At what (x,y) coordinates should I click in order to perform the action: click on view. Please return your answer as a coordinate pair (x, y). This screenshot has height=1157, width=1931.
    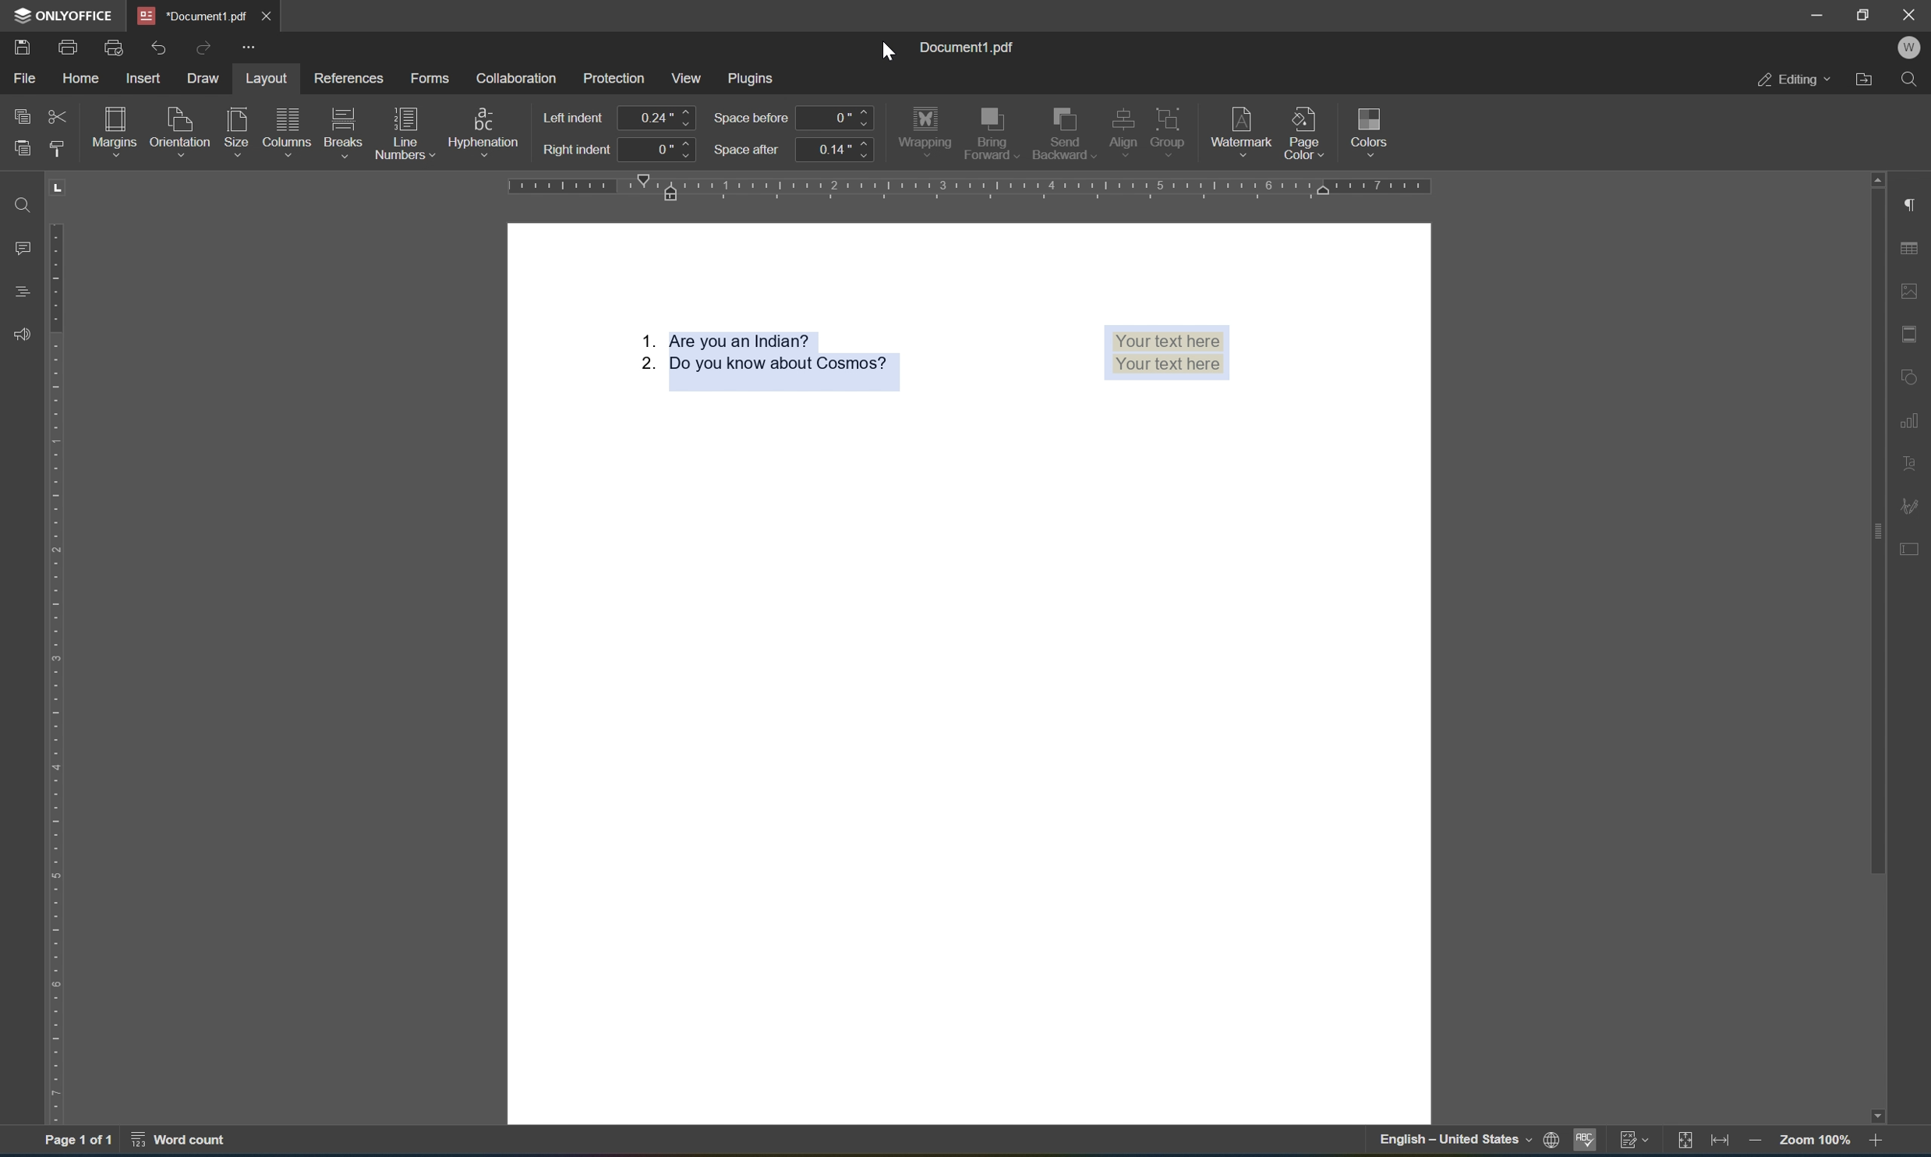
    Looking at the image, I should click on (689, 80).